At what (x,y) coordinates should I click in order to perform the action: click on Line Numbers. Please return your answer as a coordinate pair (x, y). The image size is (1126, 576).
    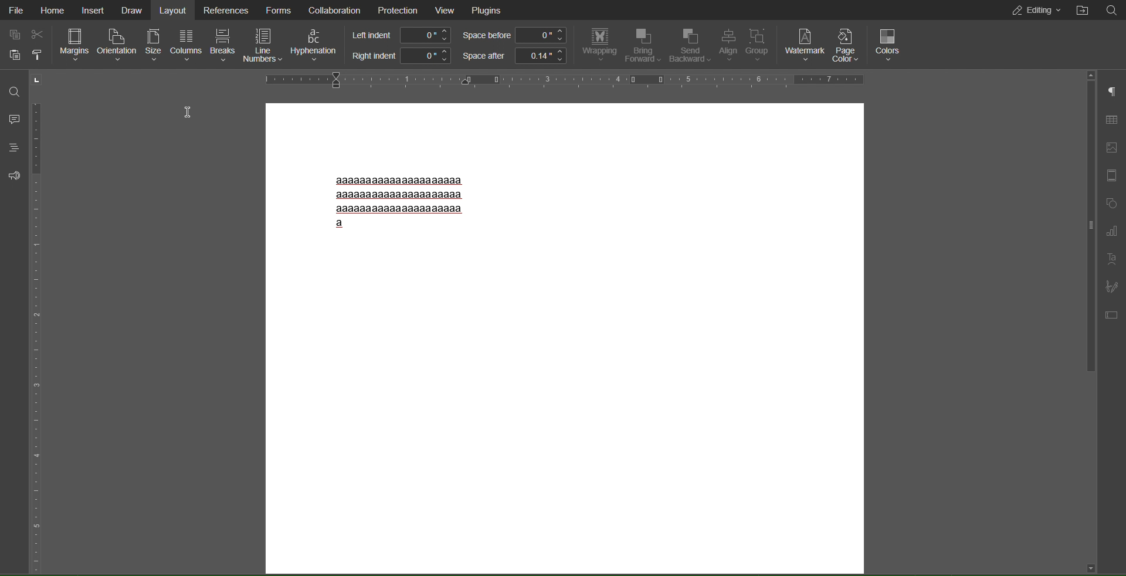
    Looking at the image, I should click on (263, 46).